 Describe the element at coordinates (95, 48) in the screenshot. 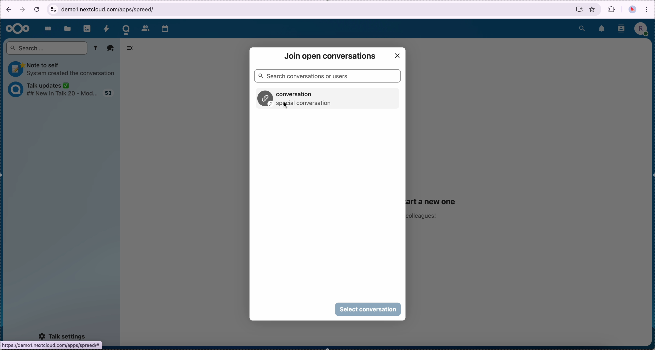

I see `filter` at that location.